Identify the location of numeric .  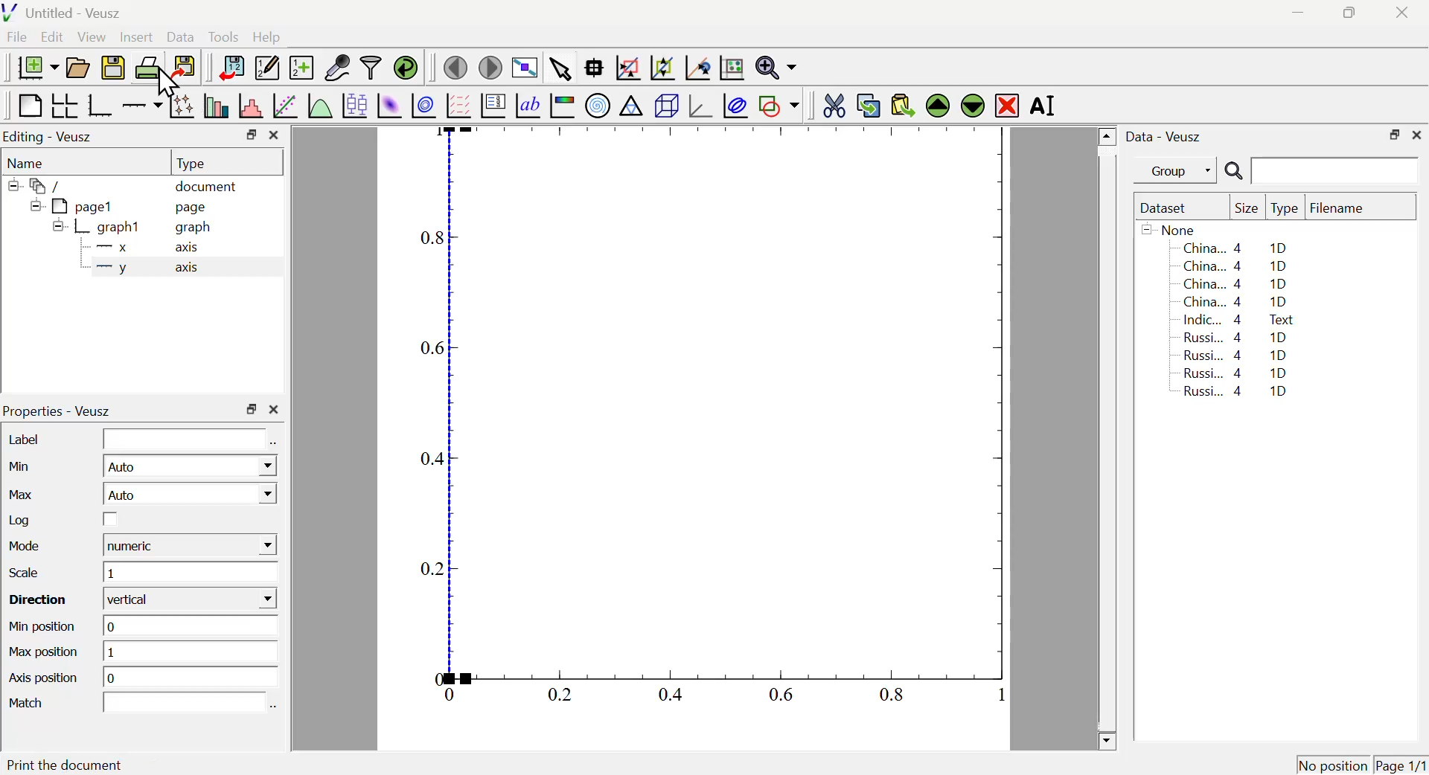
(190, 545).